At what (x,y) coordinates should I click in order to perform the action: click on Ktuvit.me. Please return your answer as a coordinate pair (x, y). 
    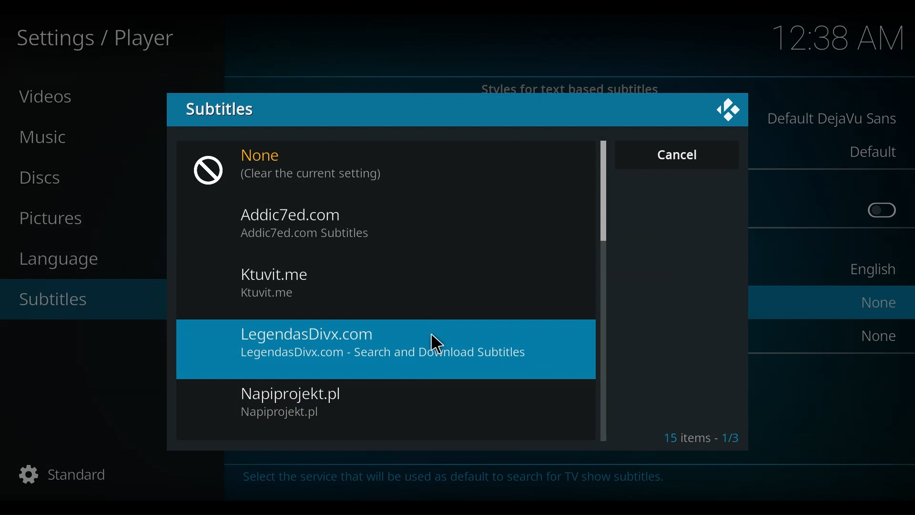
    Looking at the image, I should click on (274, 274).